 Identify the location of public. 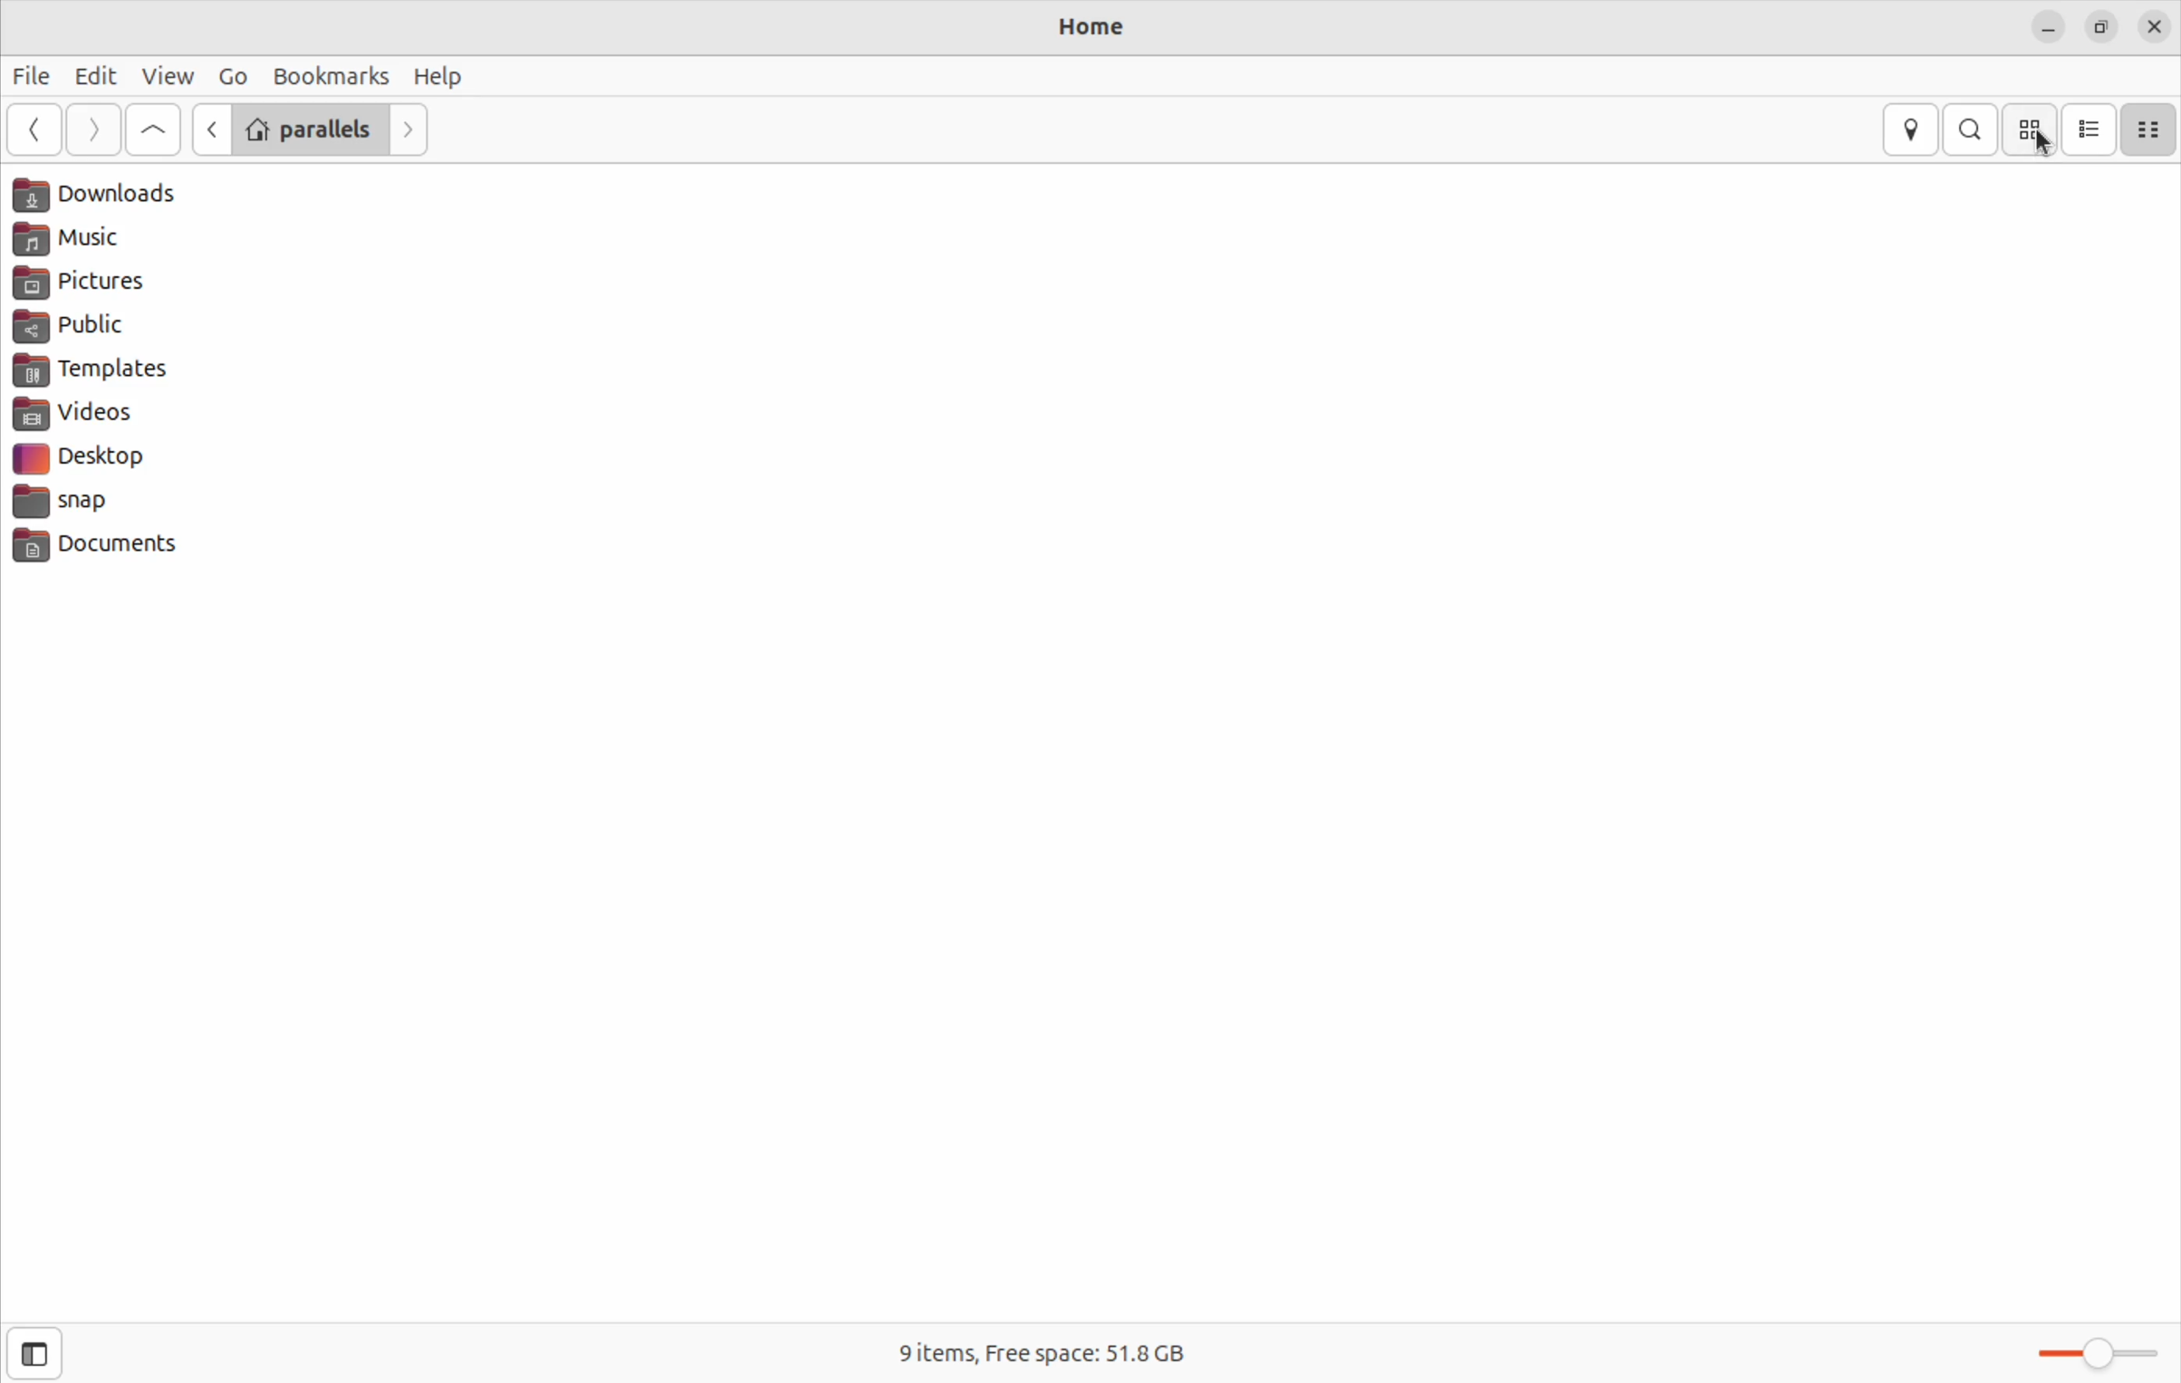
(94, 329).